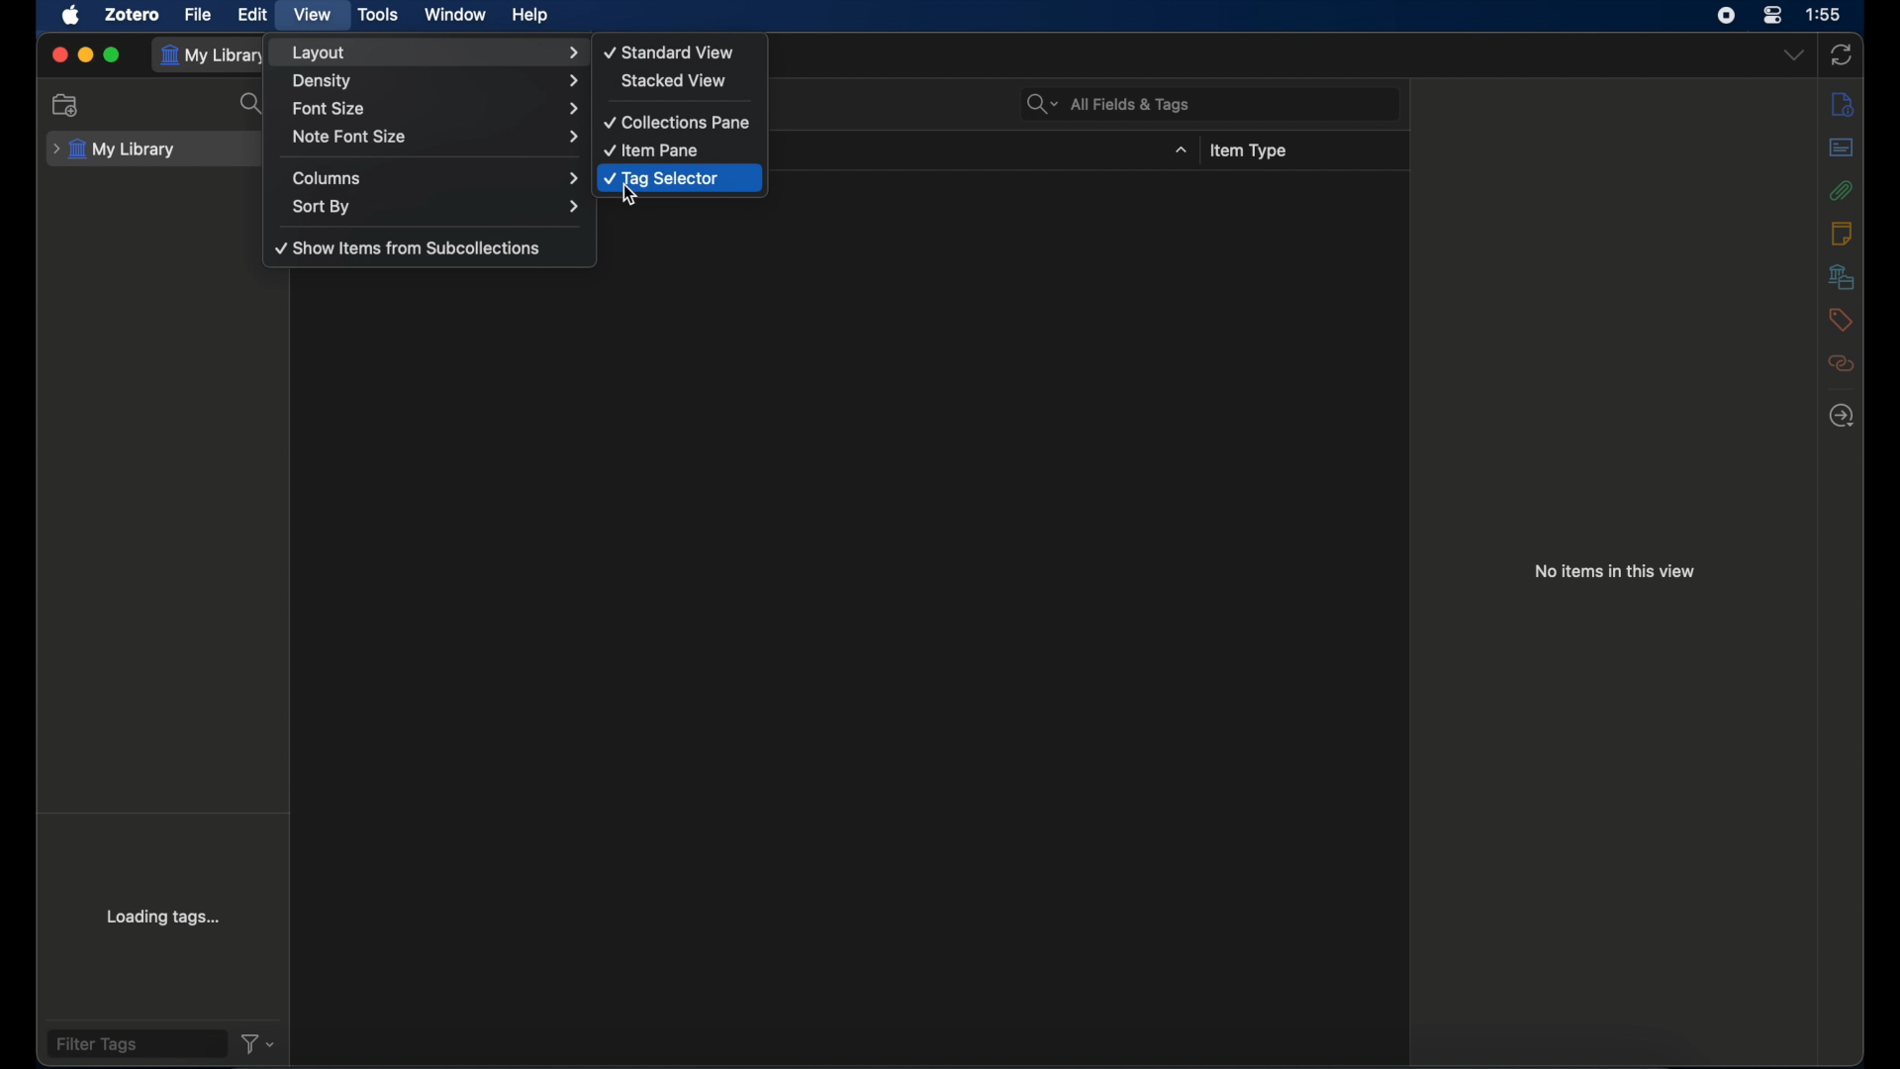 The height and width of the screenshot is (1069, 1900). What do you see at coordinates (1839, 320) in the screenshot?
I see `tags` at bounding box center [1839, 320].